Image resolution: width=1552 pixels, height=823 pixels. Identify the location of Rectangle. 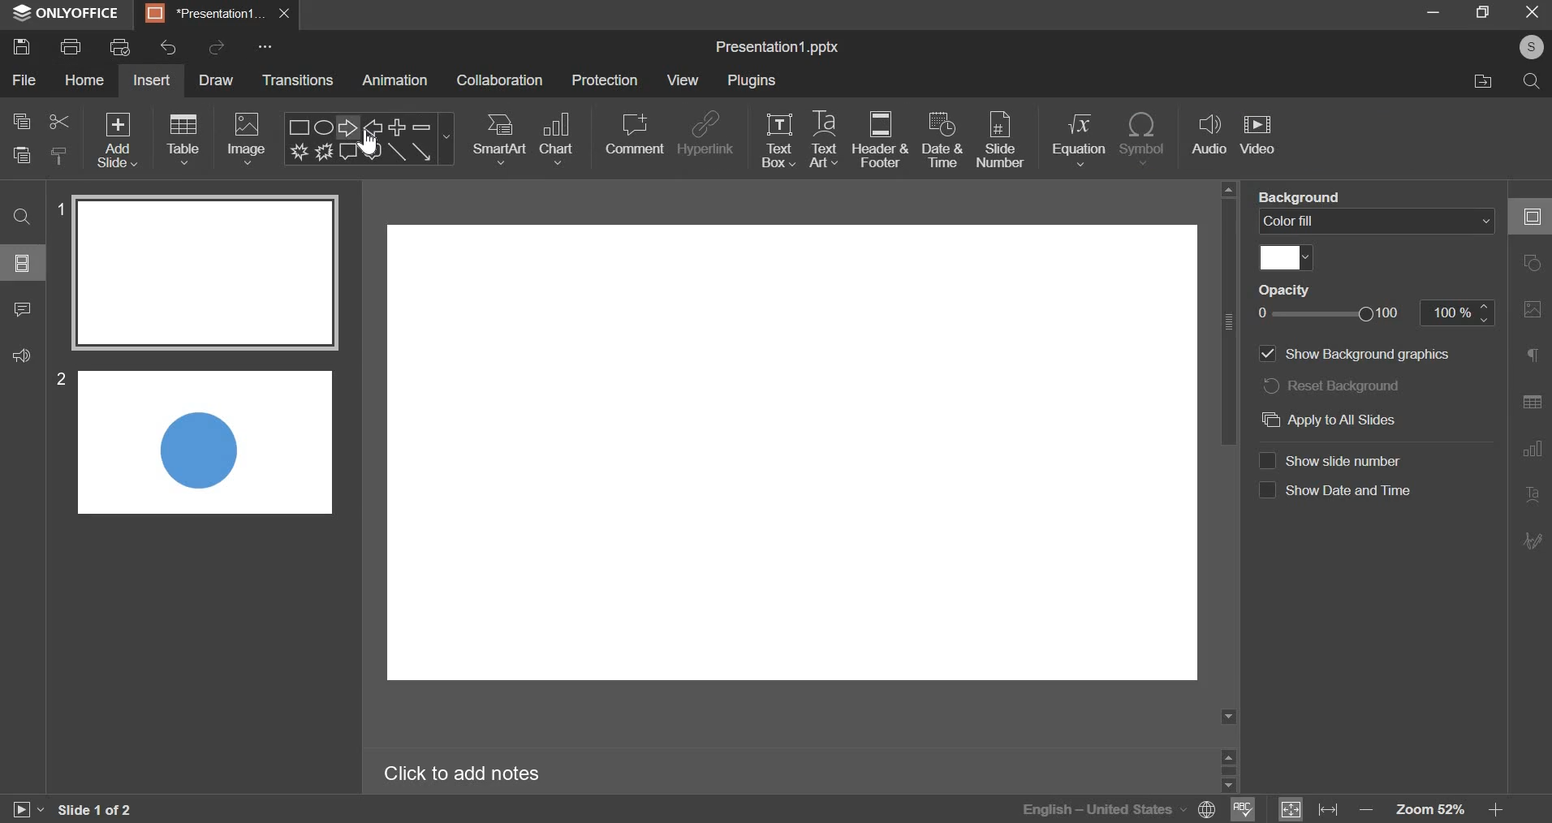
(299, 127).